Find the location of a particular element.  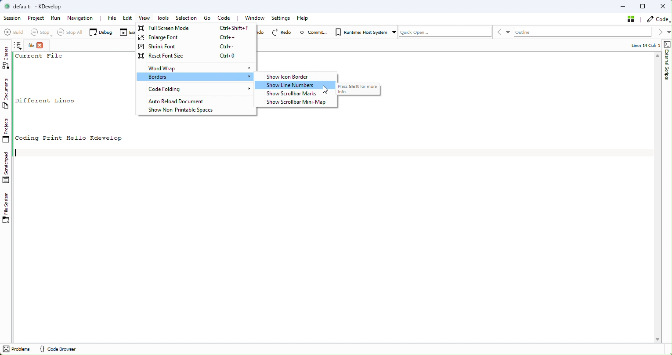

Close is located at coordinates (663, 6).